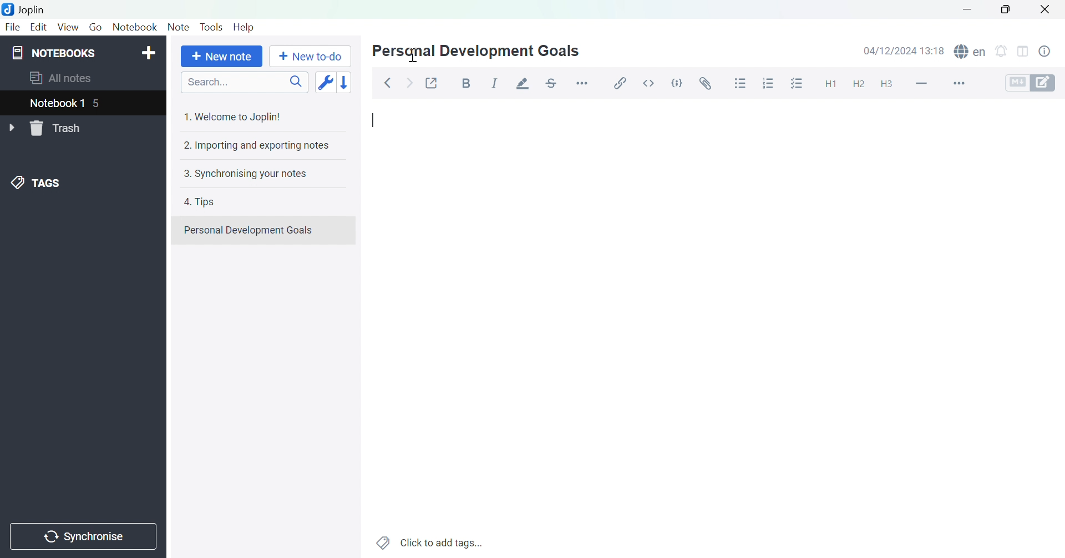  I want to click on New to-do, so click(310, 56).